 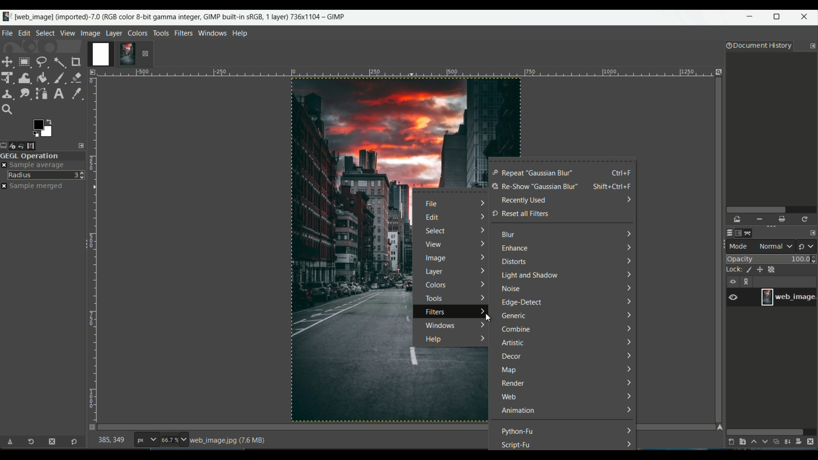 I want to click on app name, so click(x=173, y=16).